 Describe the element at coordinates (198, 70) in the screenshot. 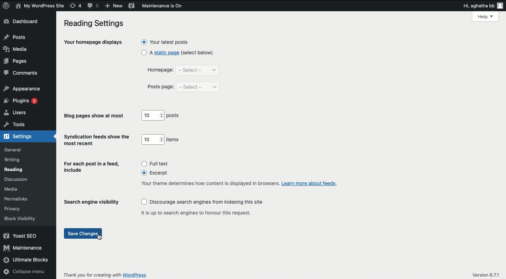

I see `select` at that location.